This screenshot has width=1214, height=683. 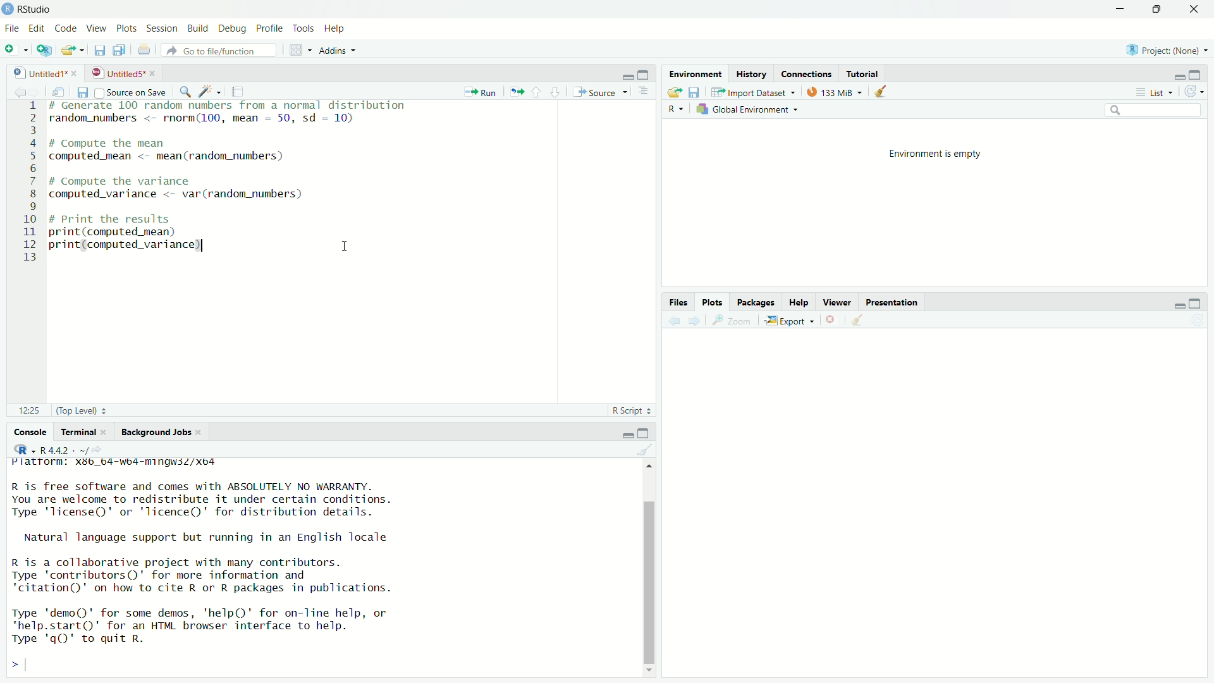 I want to click on minimize, so click(x=1175, y=75).